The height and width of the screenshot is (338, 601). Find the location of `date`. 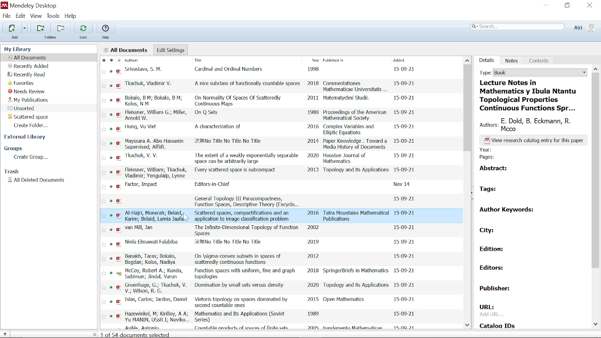

date is located at coordinates (405, 285).